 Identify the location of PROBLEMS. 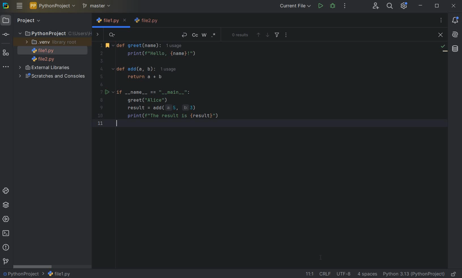
(6, 248).